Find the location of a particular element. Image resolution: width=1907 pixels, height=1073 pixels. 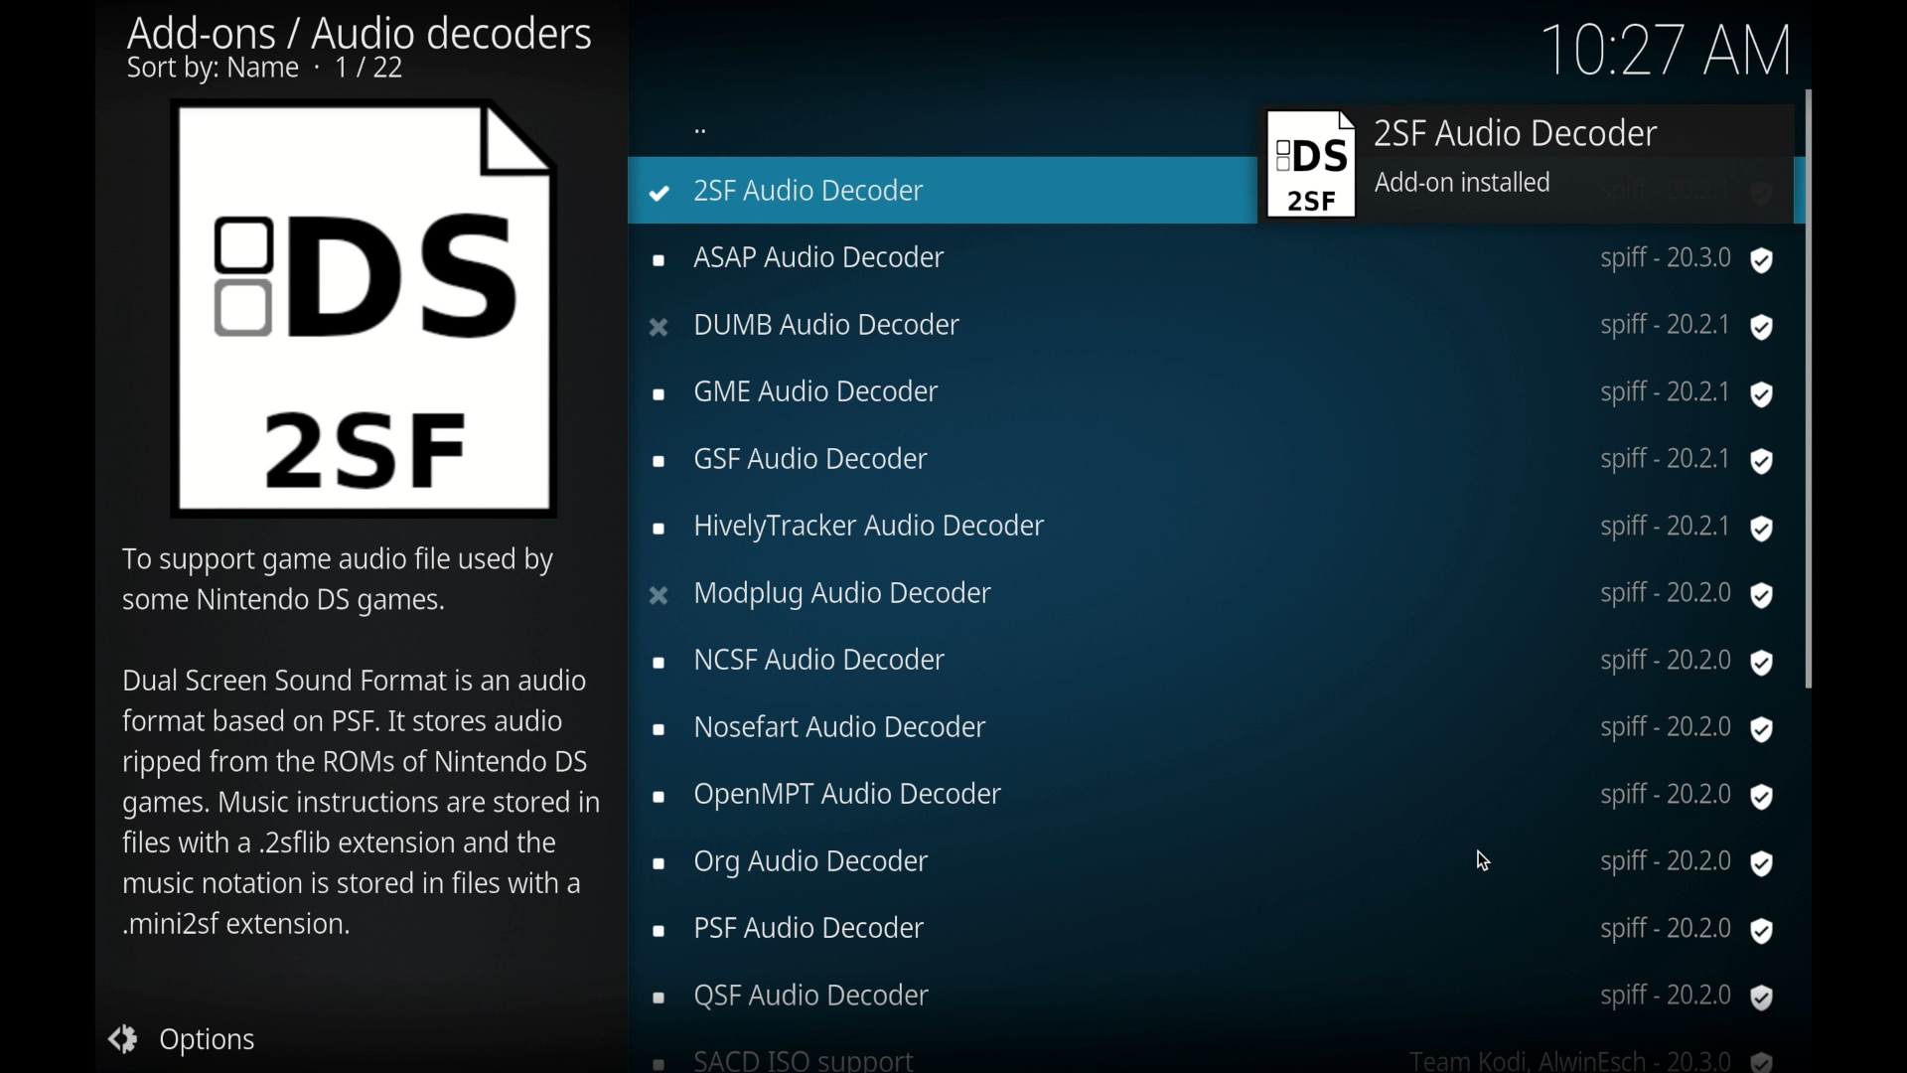

options is located at coordinates (183, 1038).